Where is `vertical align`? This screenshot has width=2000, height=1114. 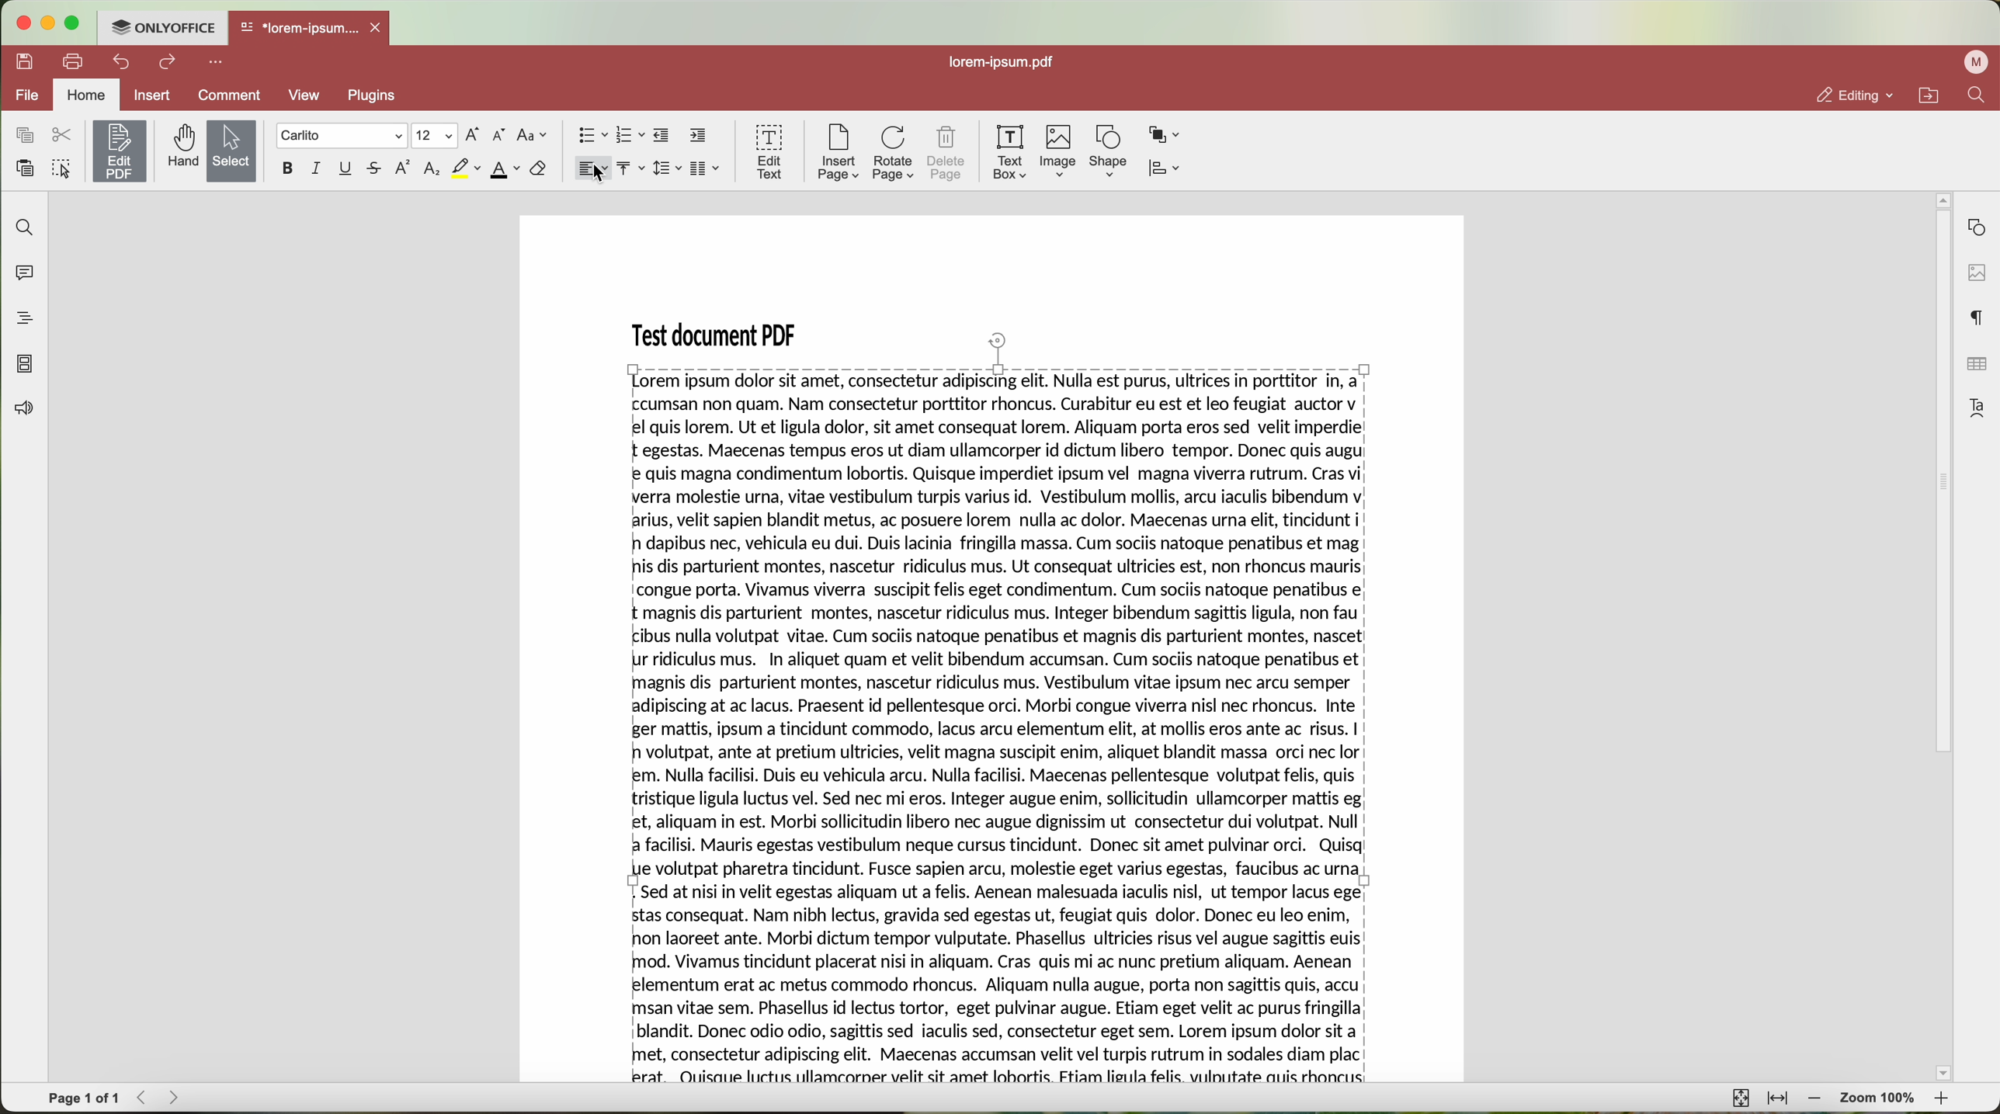
vertical align is located at coordinates (629, 166).